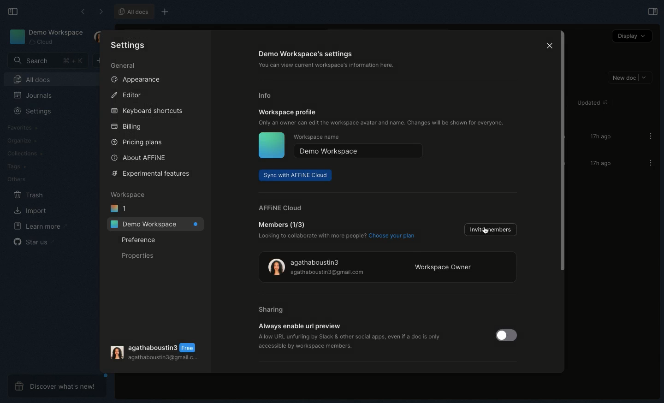 The width and height of the screenshot is (664, 403). What do you see at coordinates (29, 210) in the screenshot?
I see `Import` at bounding box center [29, 210].